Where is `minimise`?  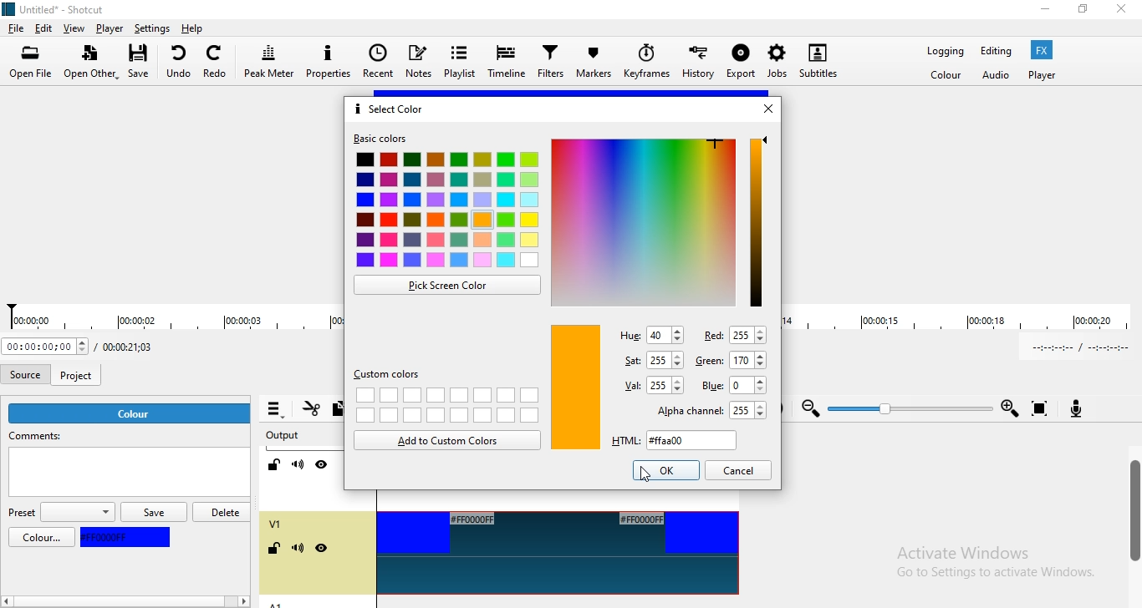 minimise is located at coordinates (1045, 12).